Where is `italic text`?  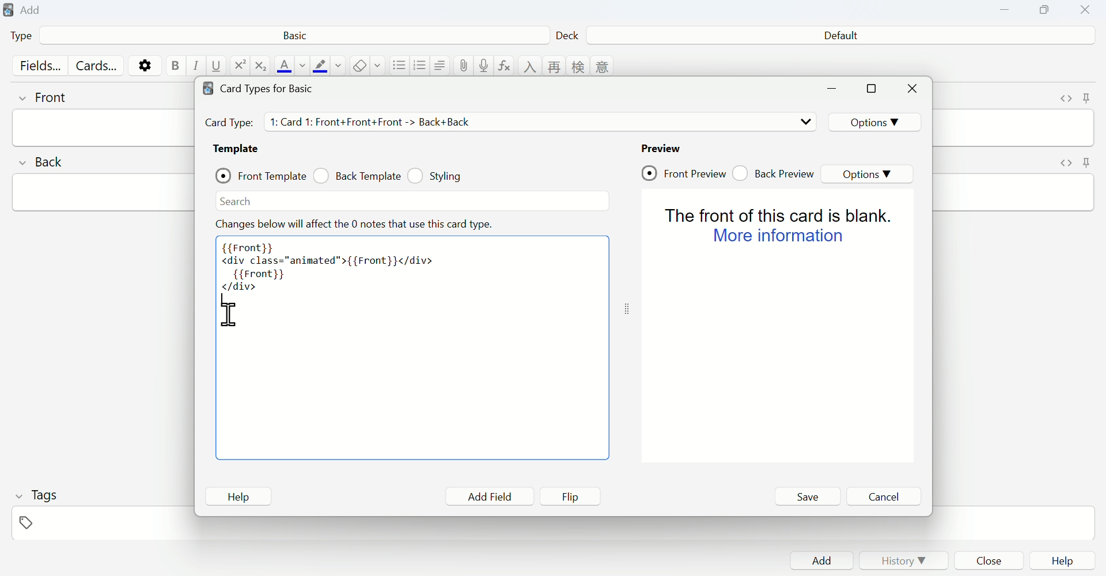
italic text is located at coordinates (196, 66).